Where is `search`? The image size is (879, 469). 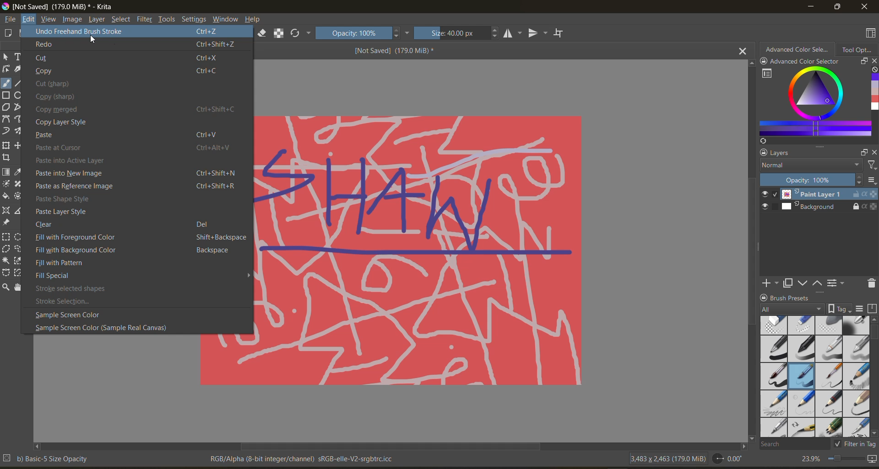
search is located at coordinates (792, 444).